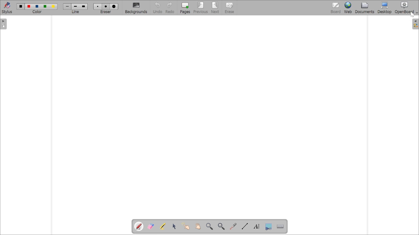  I want to click on show sidebar, so click(4, 24).